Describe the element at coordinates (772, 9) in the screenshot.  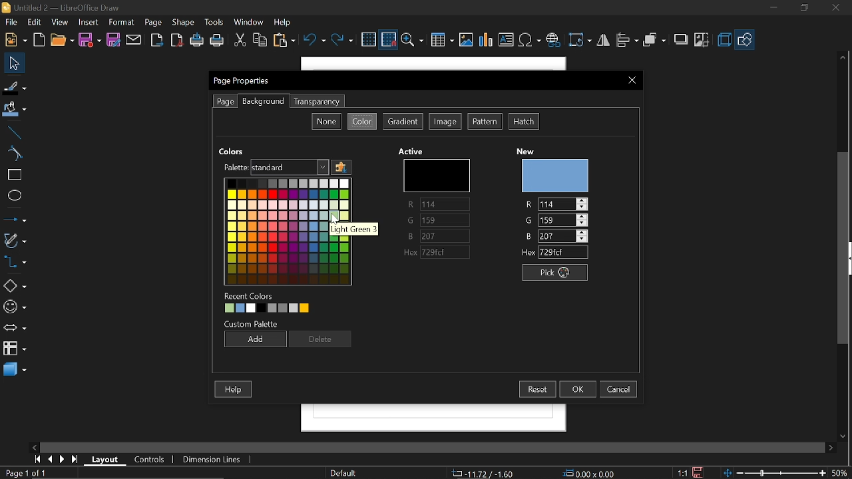
I see `Miniimize` at that location.